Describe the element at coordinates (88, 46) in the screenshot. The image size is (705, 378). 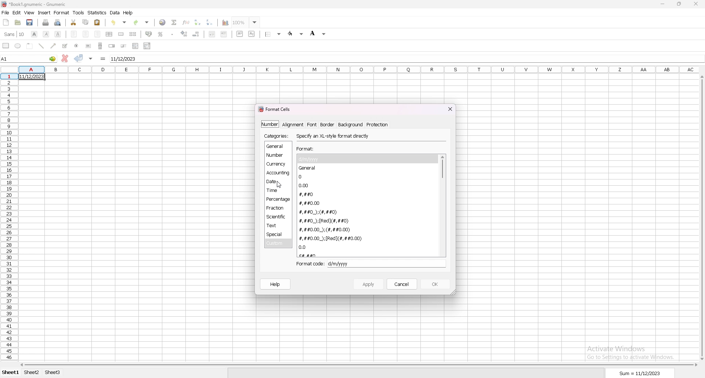
I see `button` at that location.